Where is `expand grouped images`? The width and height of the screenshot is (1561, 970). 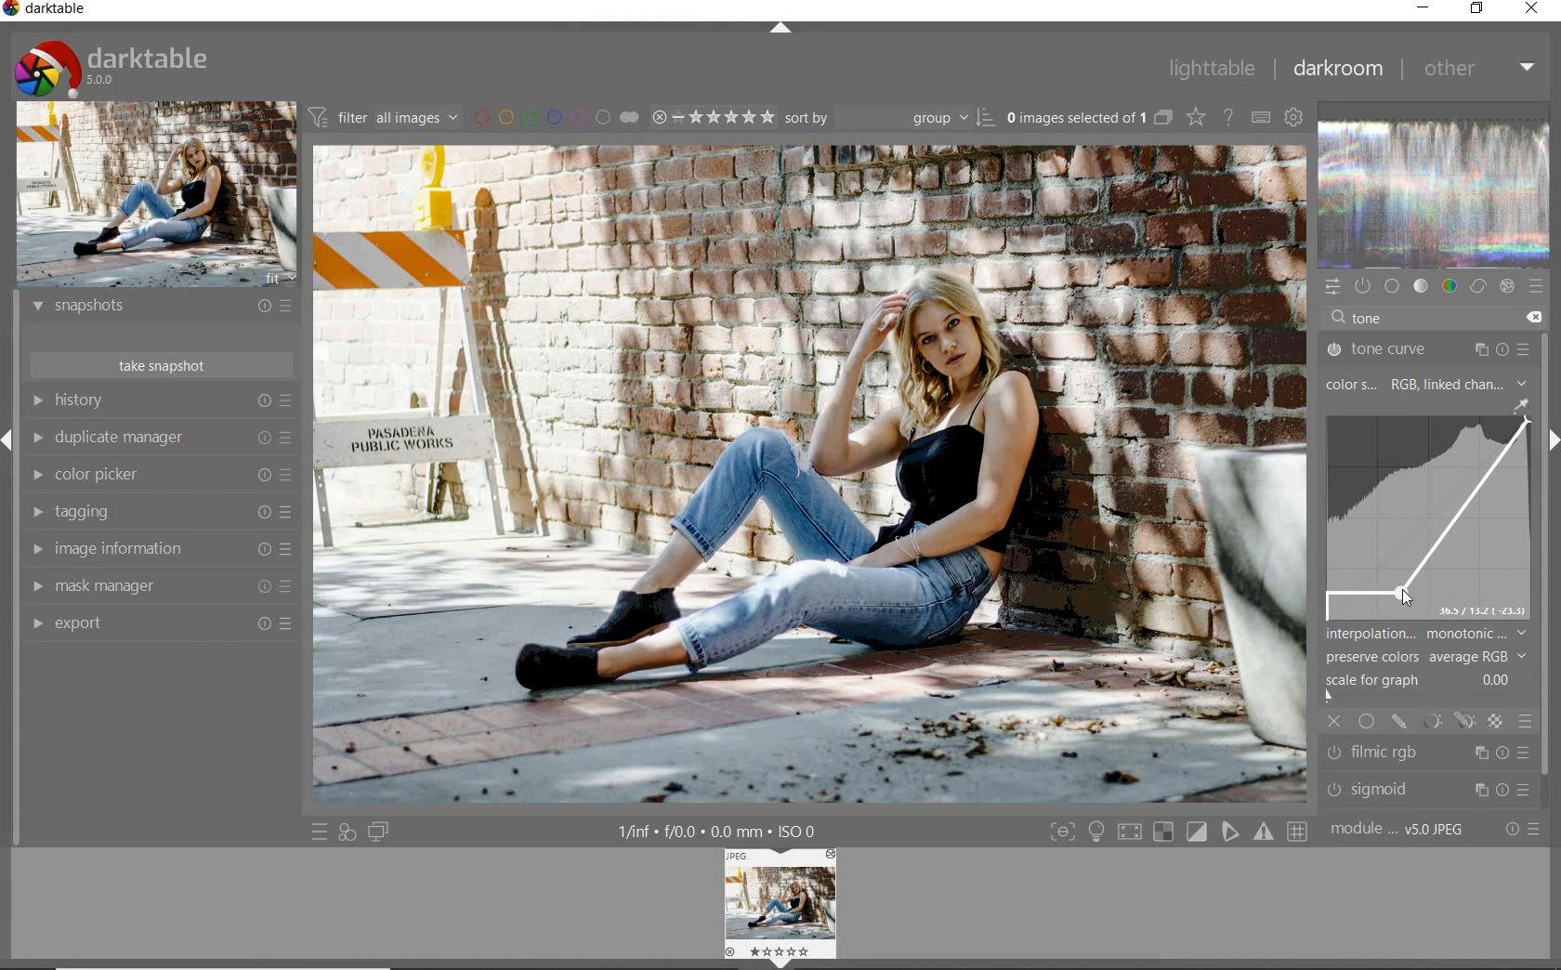 expand grouped images is located at coordinates (1089, 117).